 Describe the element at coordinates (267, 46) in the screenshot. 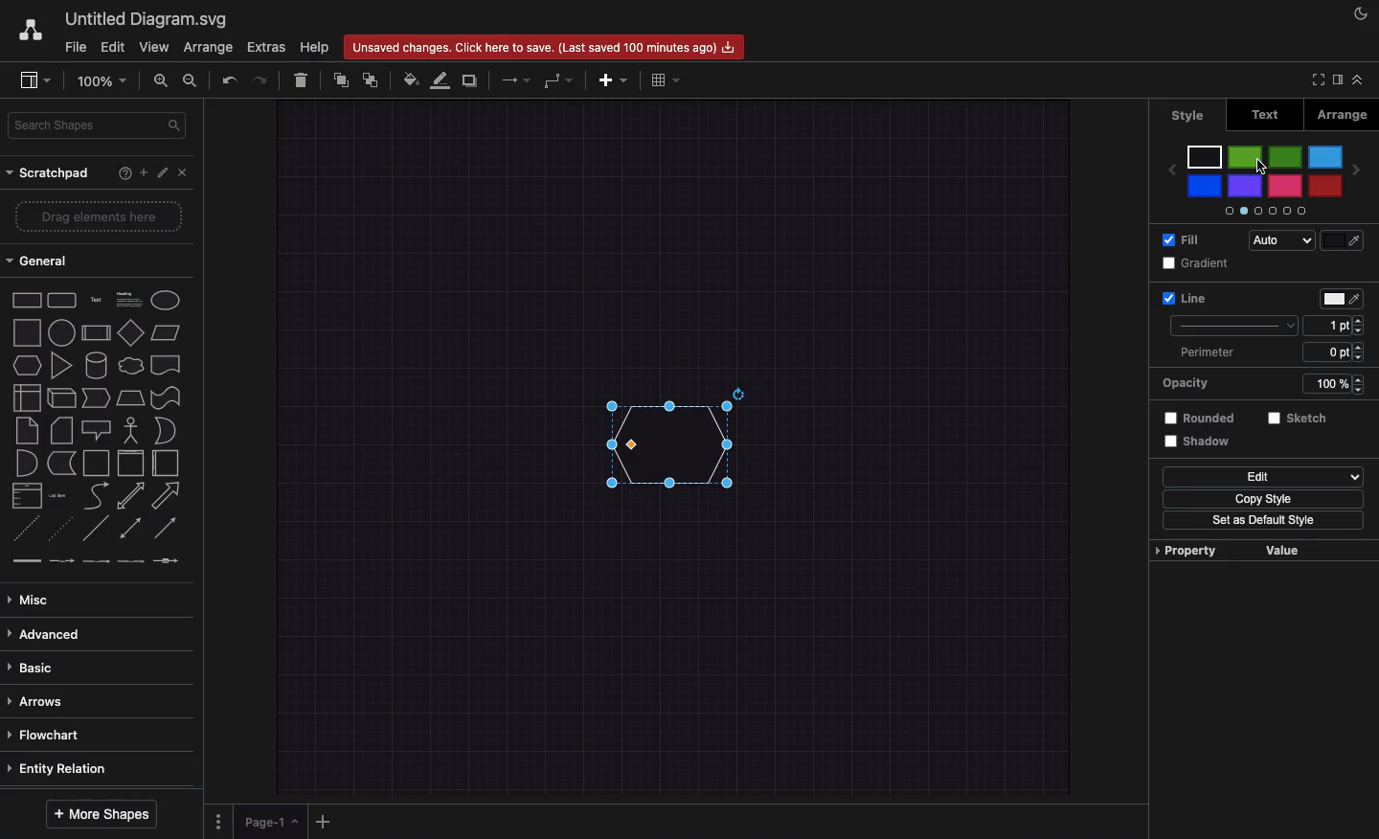

I see `Extras` at that location.